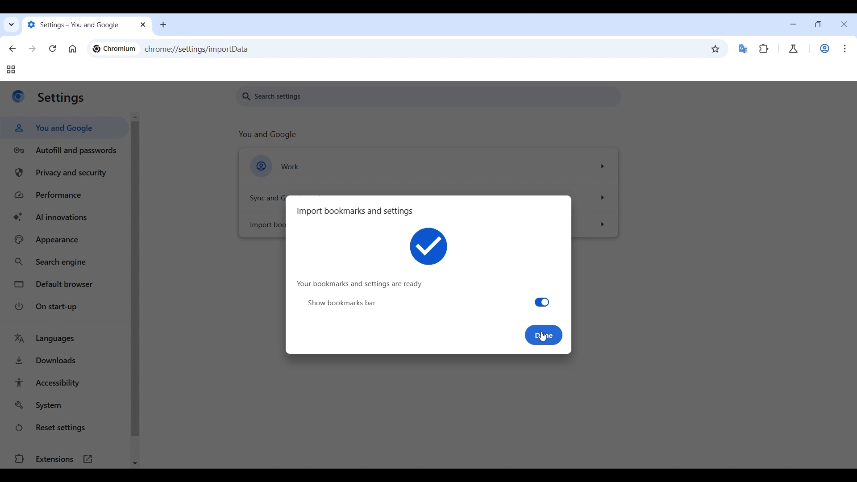  I want to click on done, so click(543, 335).